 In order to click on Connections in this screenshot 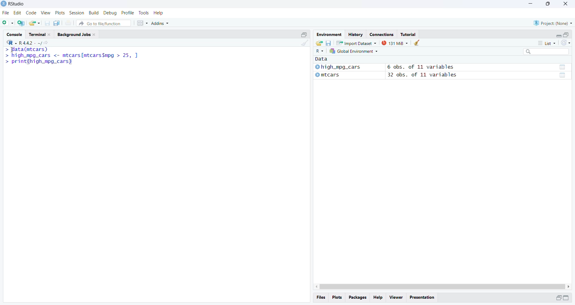, I will do `click(382, 34)`.